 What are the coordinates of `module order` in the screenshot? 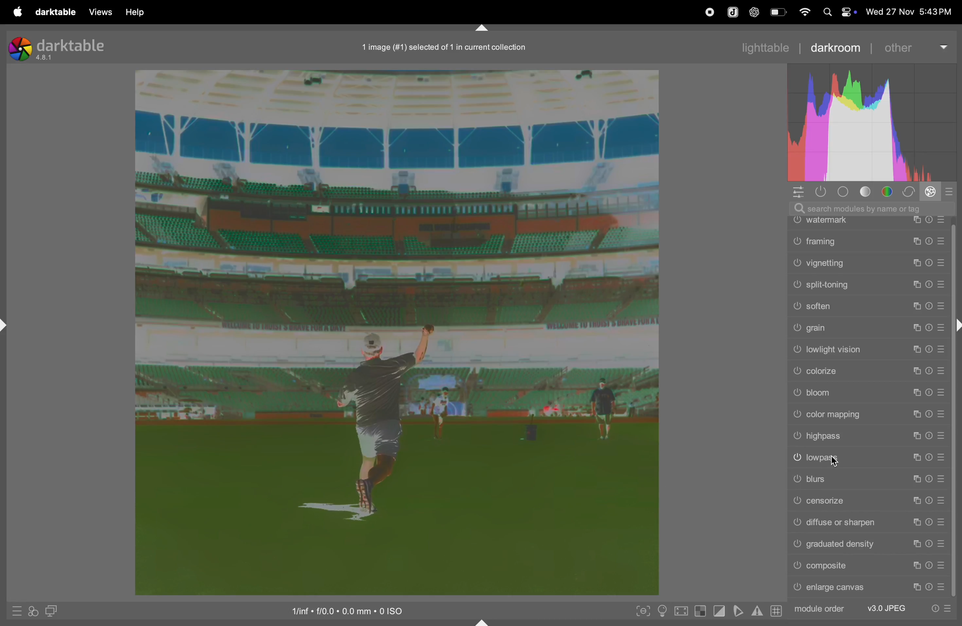 It's located at (873, 608).